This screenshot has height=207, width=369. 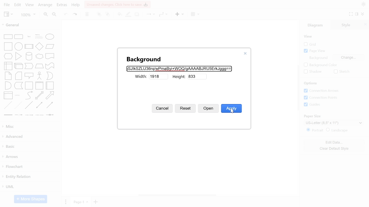 I want to click on general shapes, so click(x=27, y=36).